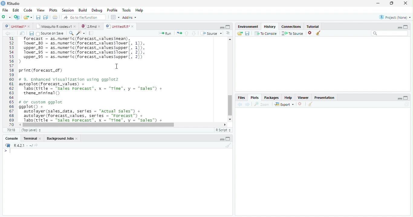  Describe the element at coordinates (122, 26) in the screenshot. I see `UntitledR.R` at that location.